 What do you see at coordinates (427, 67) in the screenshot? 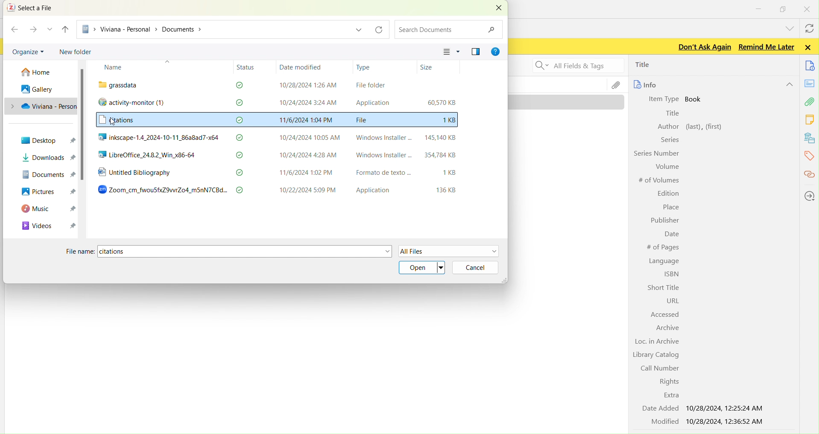
I see `Size` at bounding box center [427, 67].